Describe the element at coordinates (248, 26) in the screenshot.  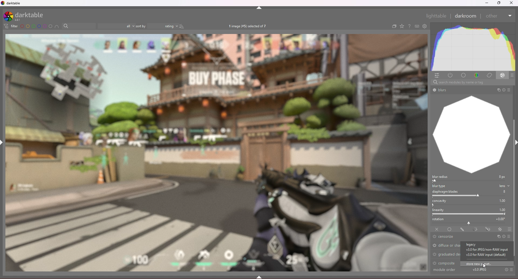
I see `images selected` at that location.